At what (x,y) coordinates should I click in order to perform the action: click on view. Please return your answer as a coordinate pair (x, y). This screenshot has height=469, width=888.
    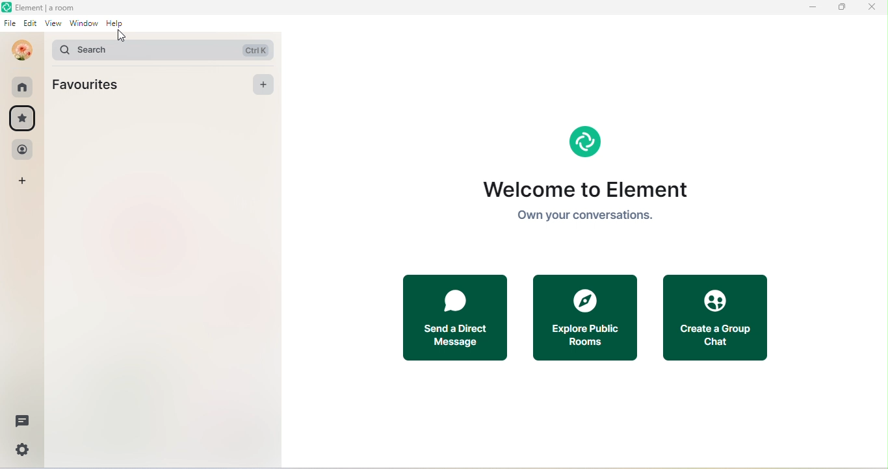
    Looking at the image, I should click on (51, 24).